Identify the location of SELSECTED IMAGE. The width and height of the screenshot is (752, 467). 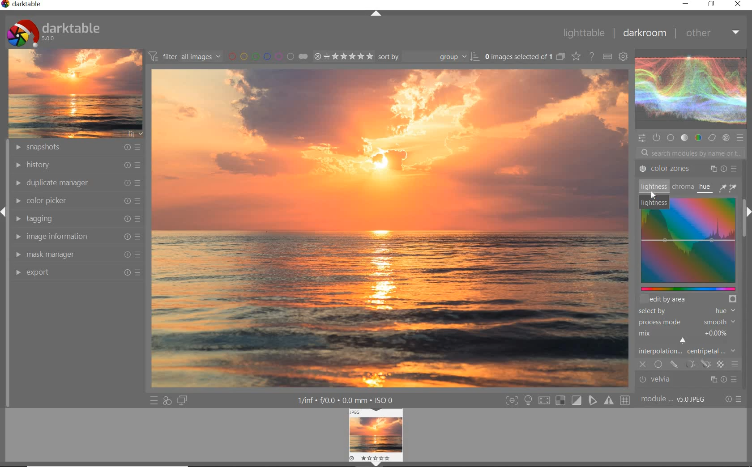
(517, 56).